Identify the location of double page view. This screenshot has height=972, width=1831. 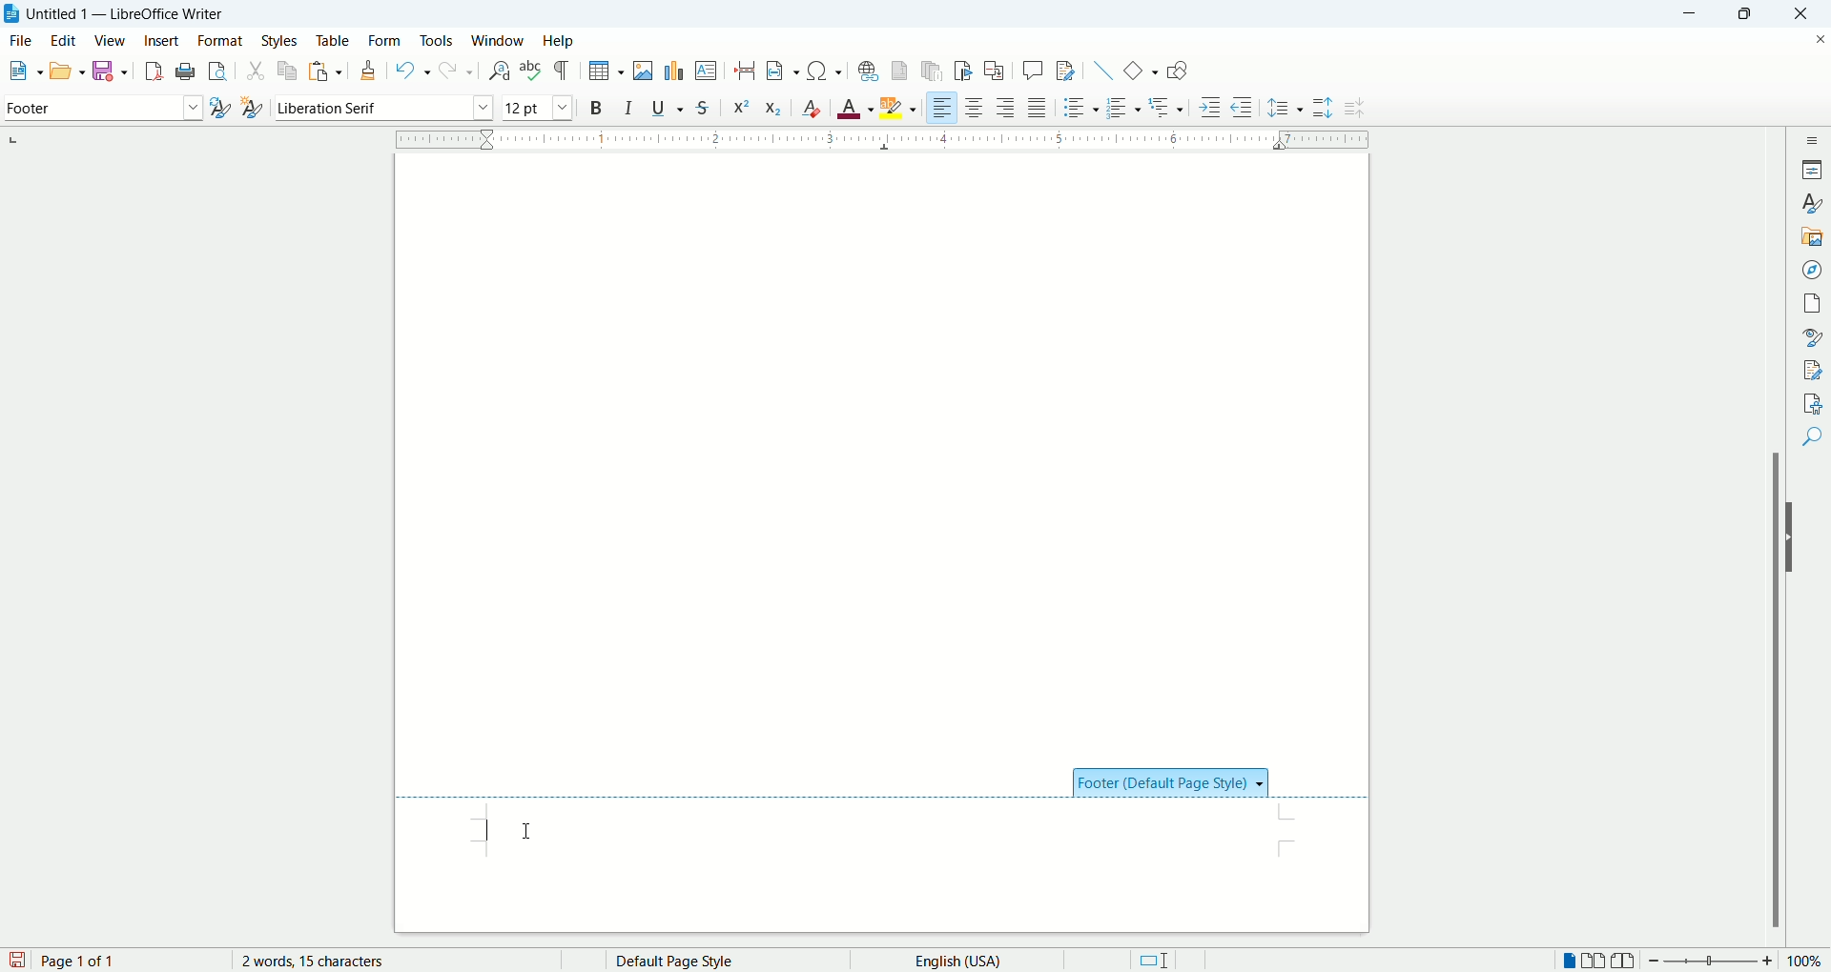
(1597, 962).